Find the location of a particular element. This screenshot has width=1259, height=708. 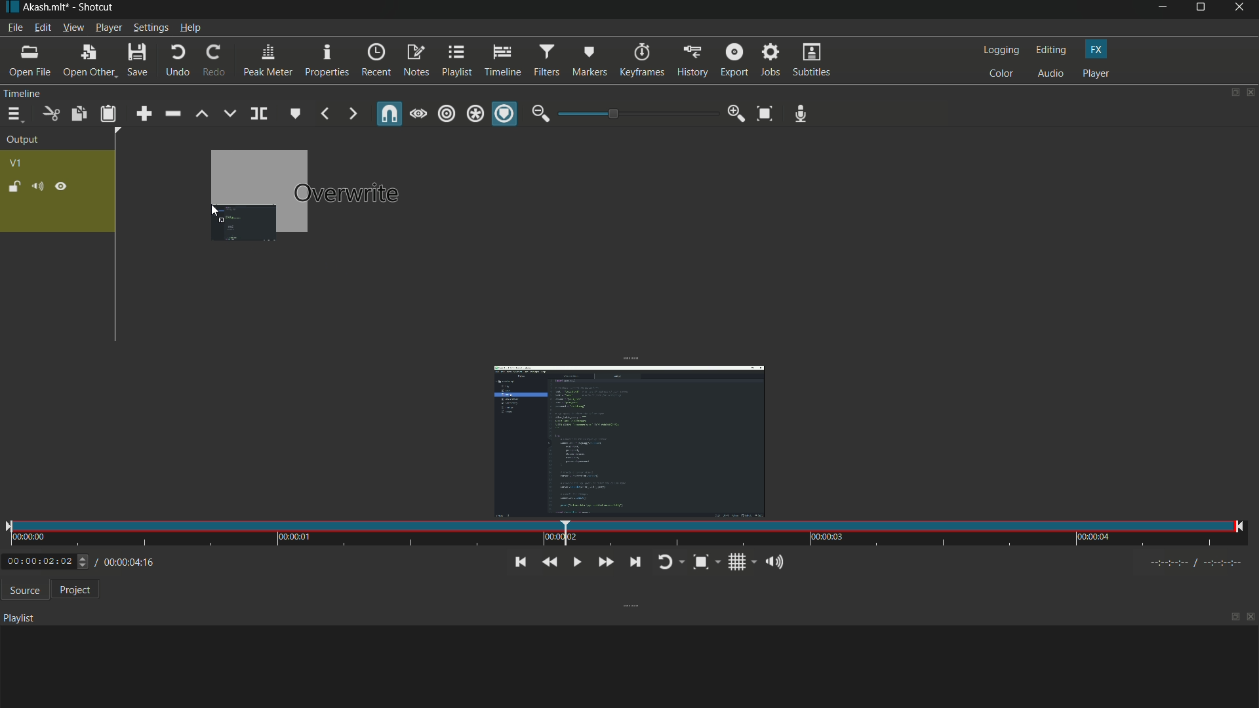

help menu is located at coordinates (191, 28).